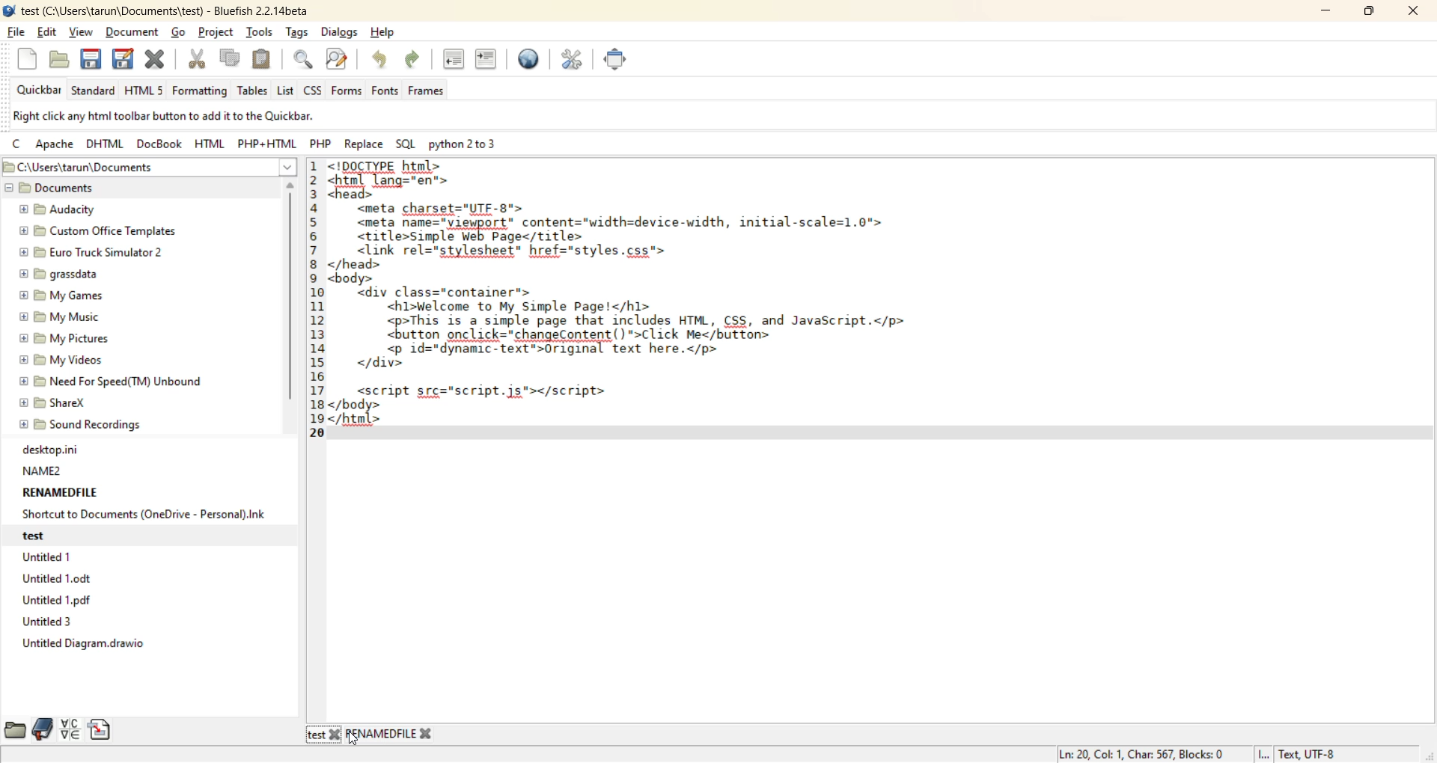  Describe the element at coordinates (18, 145) in the screenshot. I see `c` at that location.